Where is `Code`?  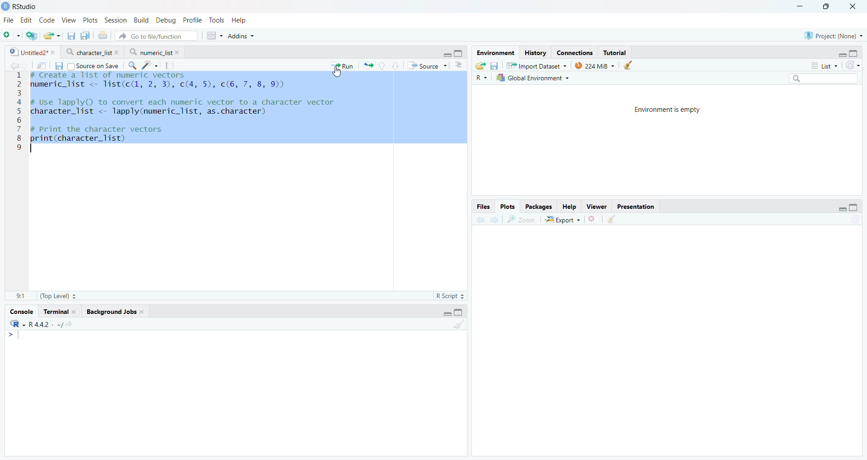
Code is located at coordinates (48, 20).